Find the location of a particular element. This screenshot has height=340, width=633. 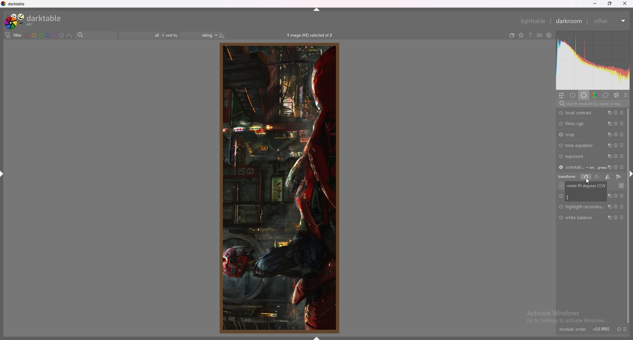

crop is located at coordinates (573, 134).